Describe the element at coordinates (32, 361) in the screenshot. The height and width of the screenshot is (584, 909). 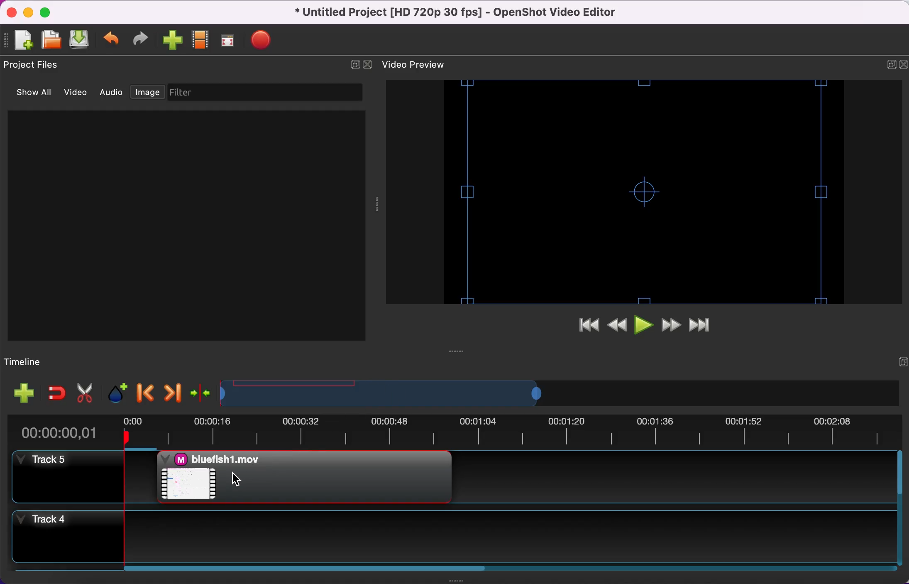
I see `timeline` at that location.